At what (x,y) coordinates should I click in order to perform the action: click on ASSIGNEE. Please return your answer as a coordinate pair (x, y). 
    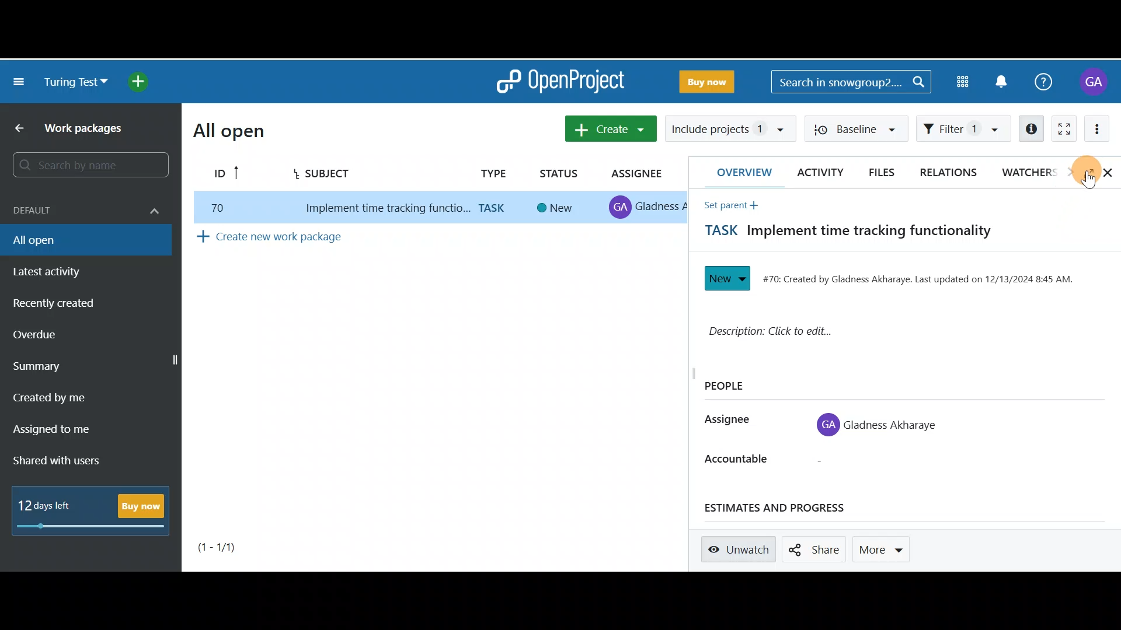
    Looking at the image, I should click on (635, 173).